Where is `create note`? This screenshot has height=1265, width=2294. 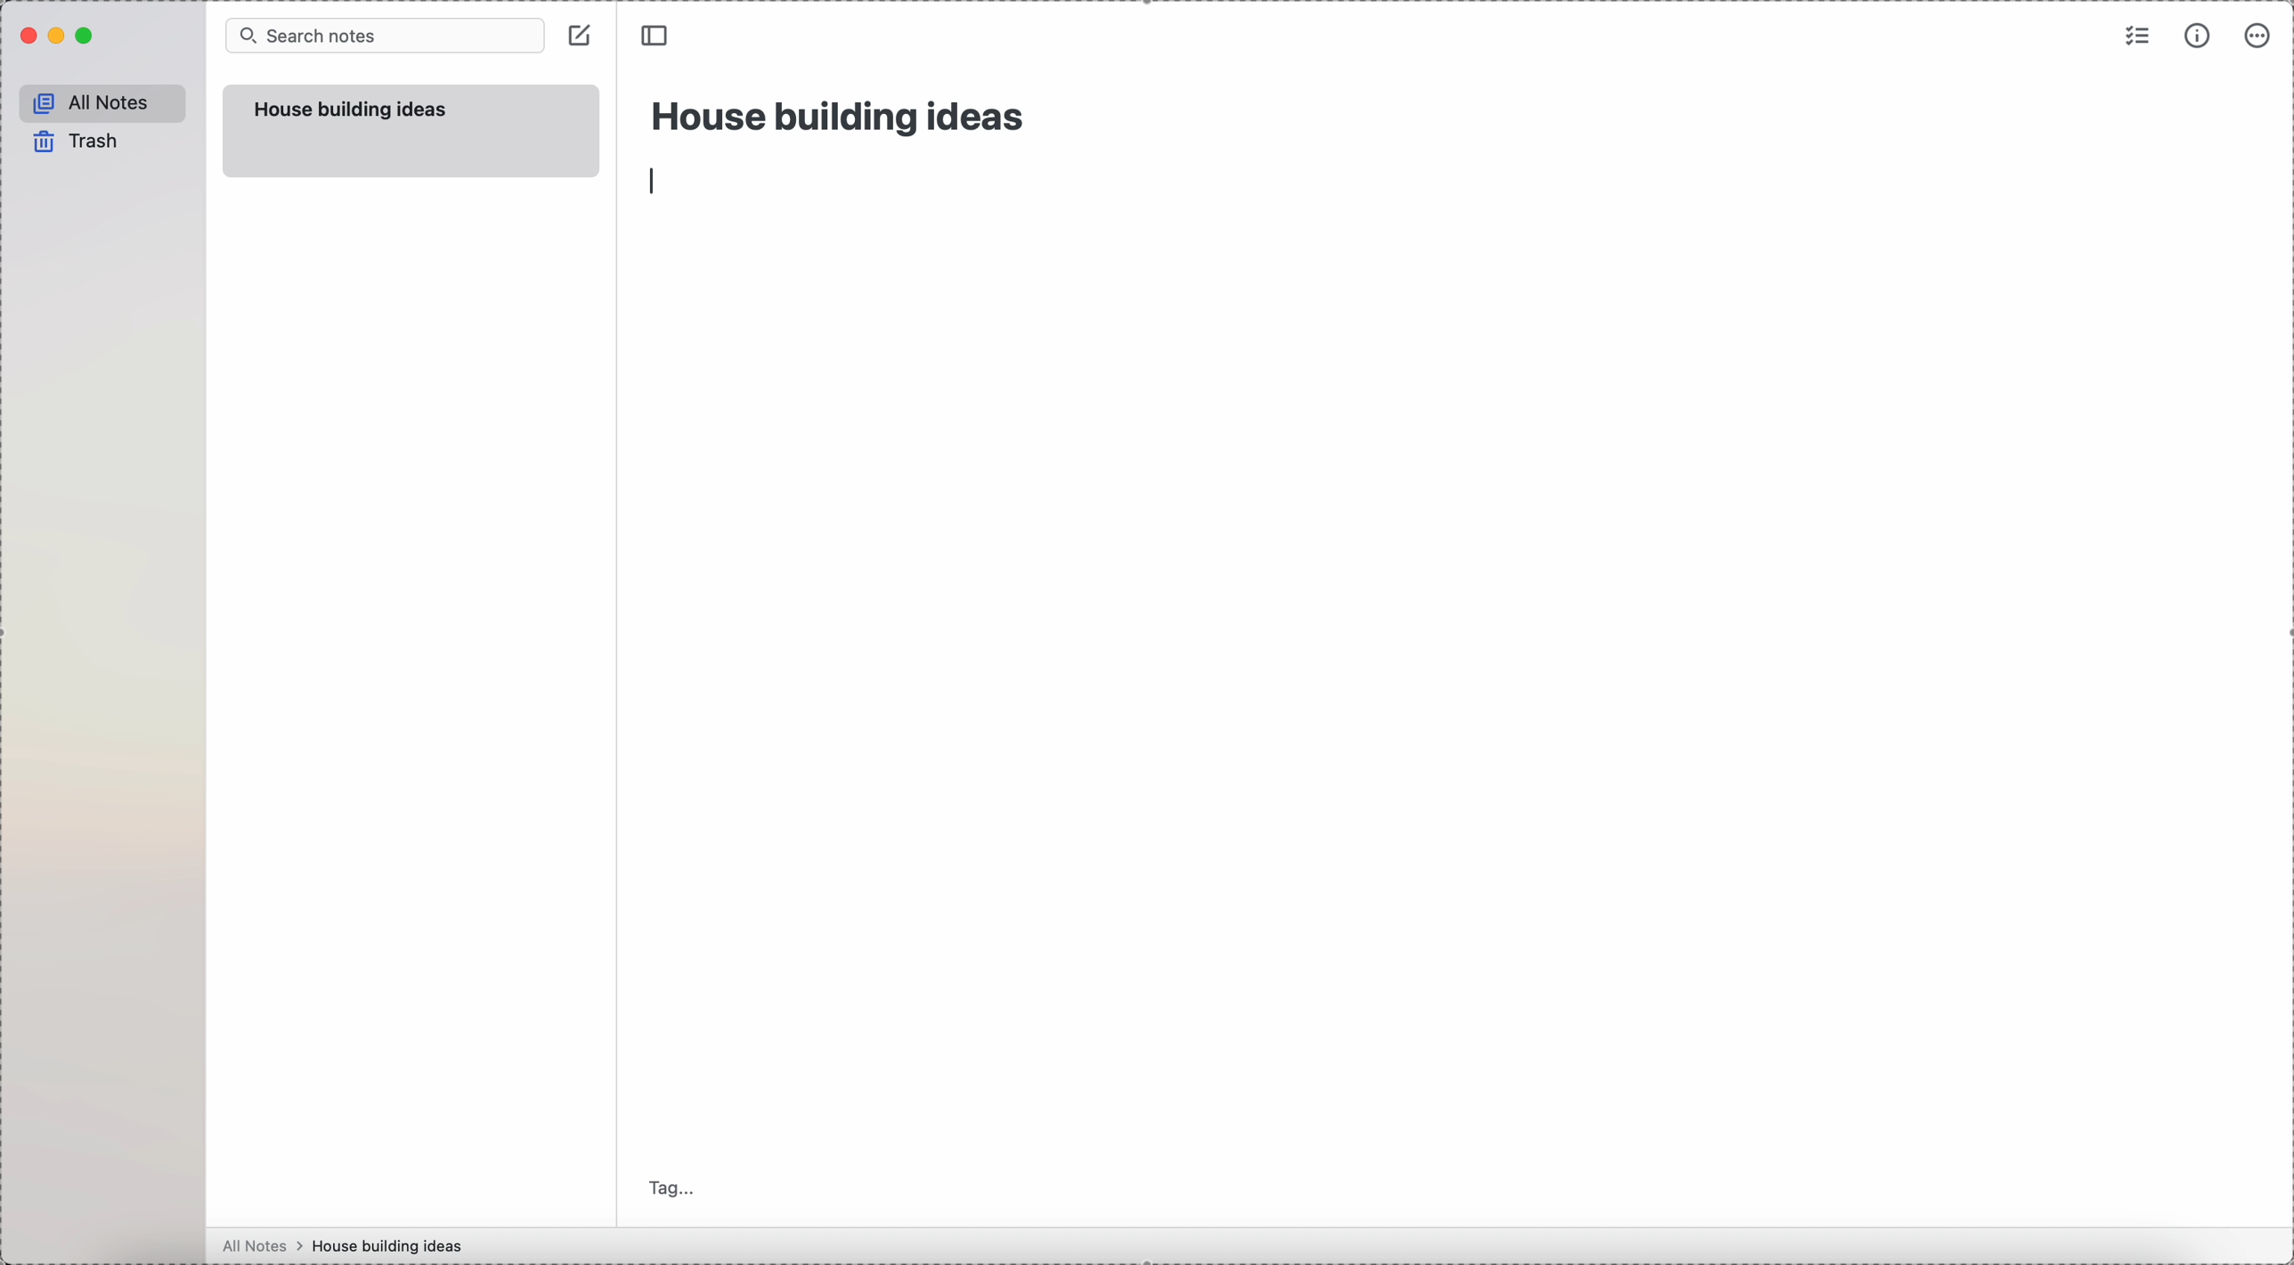 create note is located at coordinates (583, 41).